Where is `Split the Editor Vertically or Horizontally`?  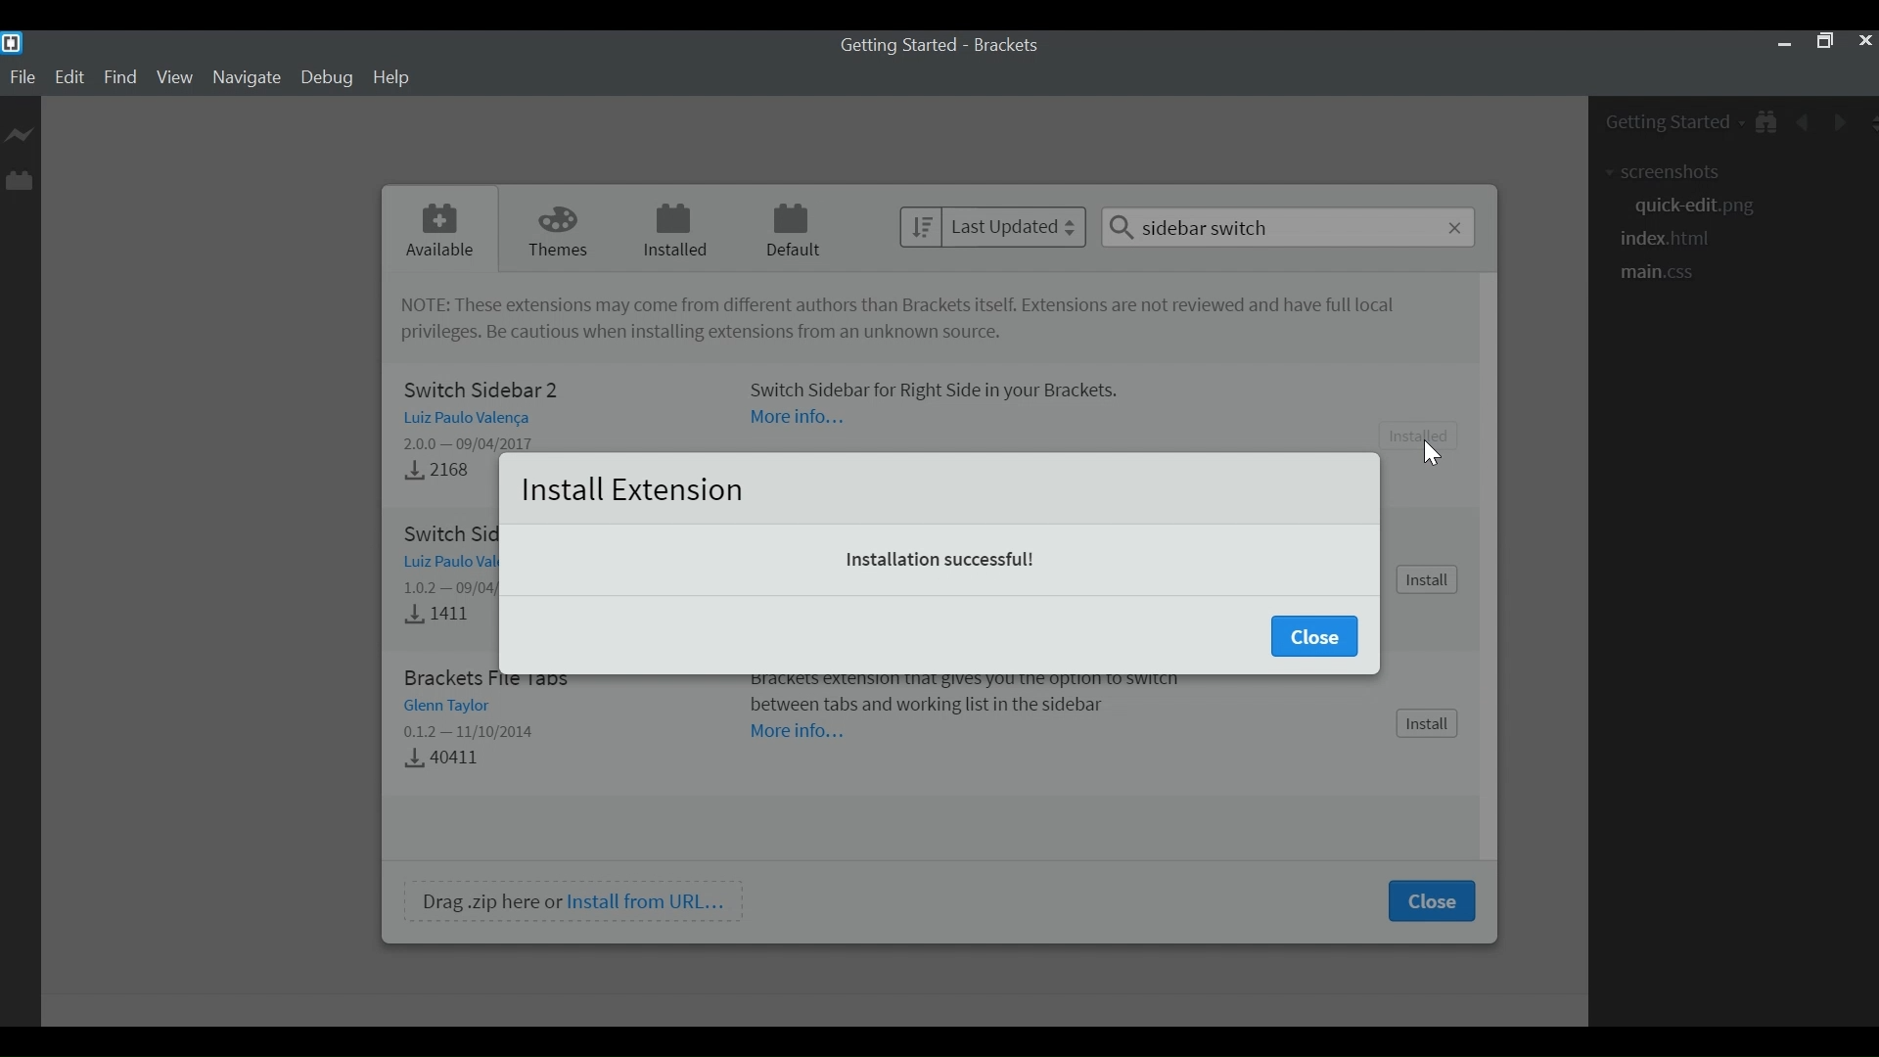
Split the Editor Vertically or Horizontally is located at coordinates (1867, 120).